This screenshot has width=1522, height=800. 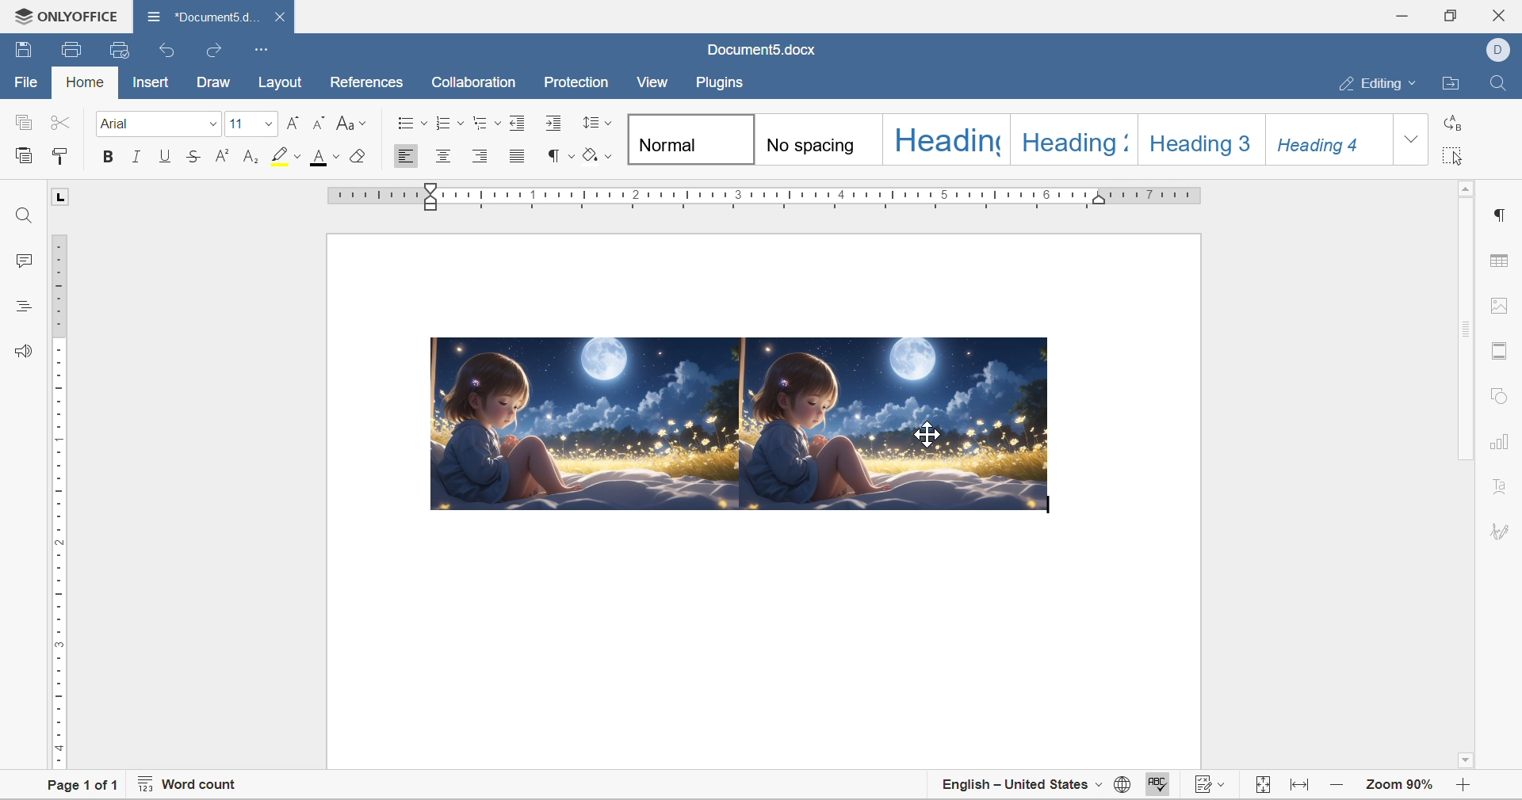 I want to click on spell checking, so click(x=1163, y=783).